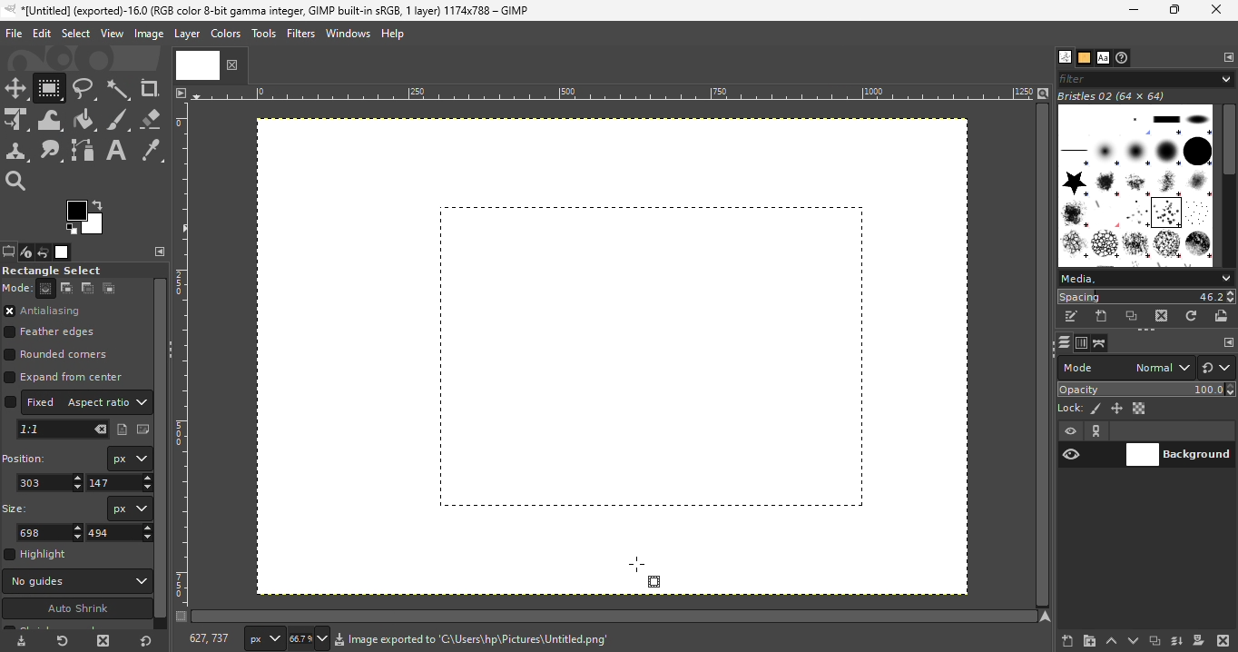  Describe the element at coordinates (57, 311) in the screenshot. I see `Antialiasing` at that location.